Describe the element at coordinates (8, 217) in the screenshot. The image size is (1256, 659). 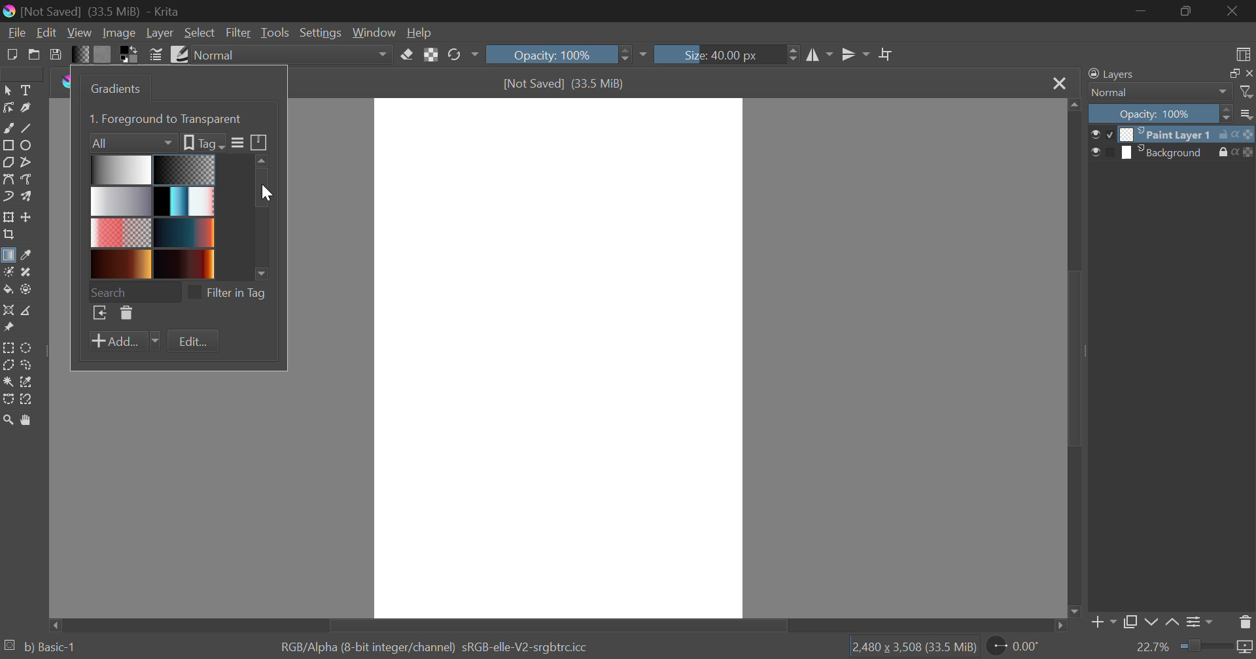
I see `Transform Layer` at that location.